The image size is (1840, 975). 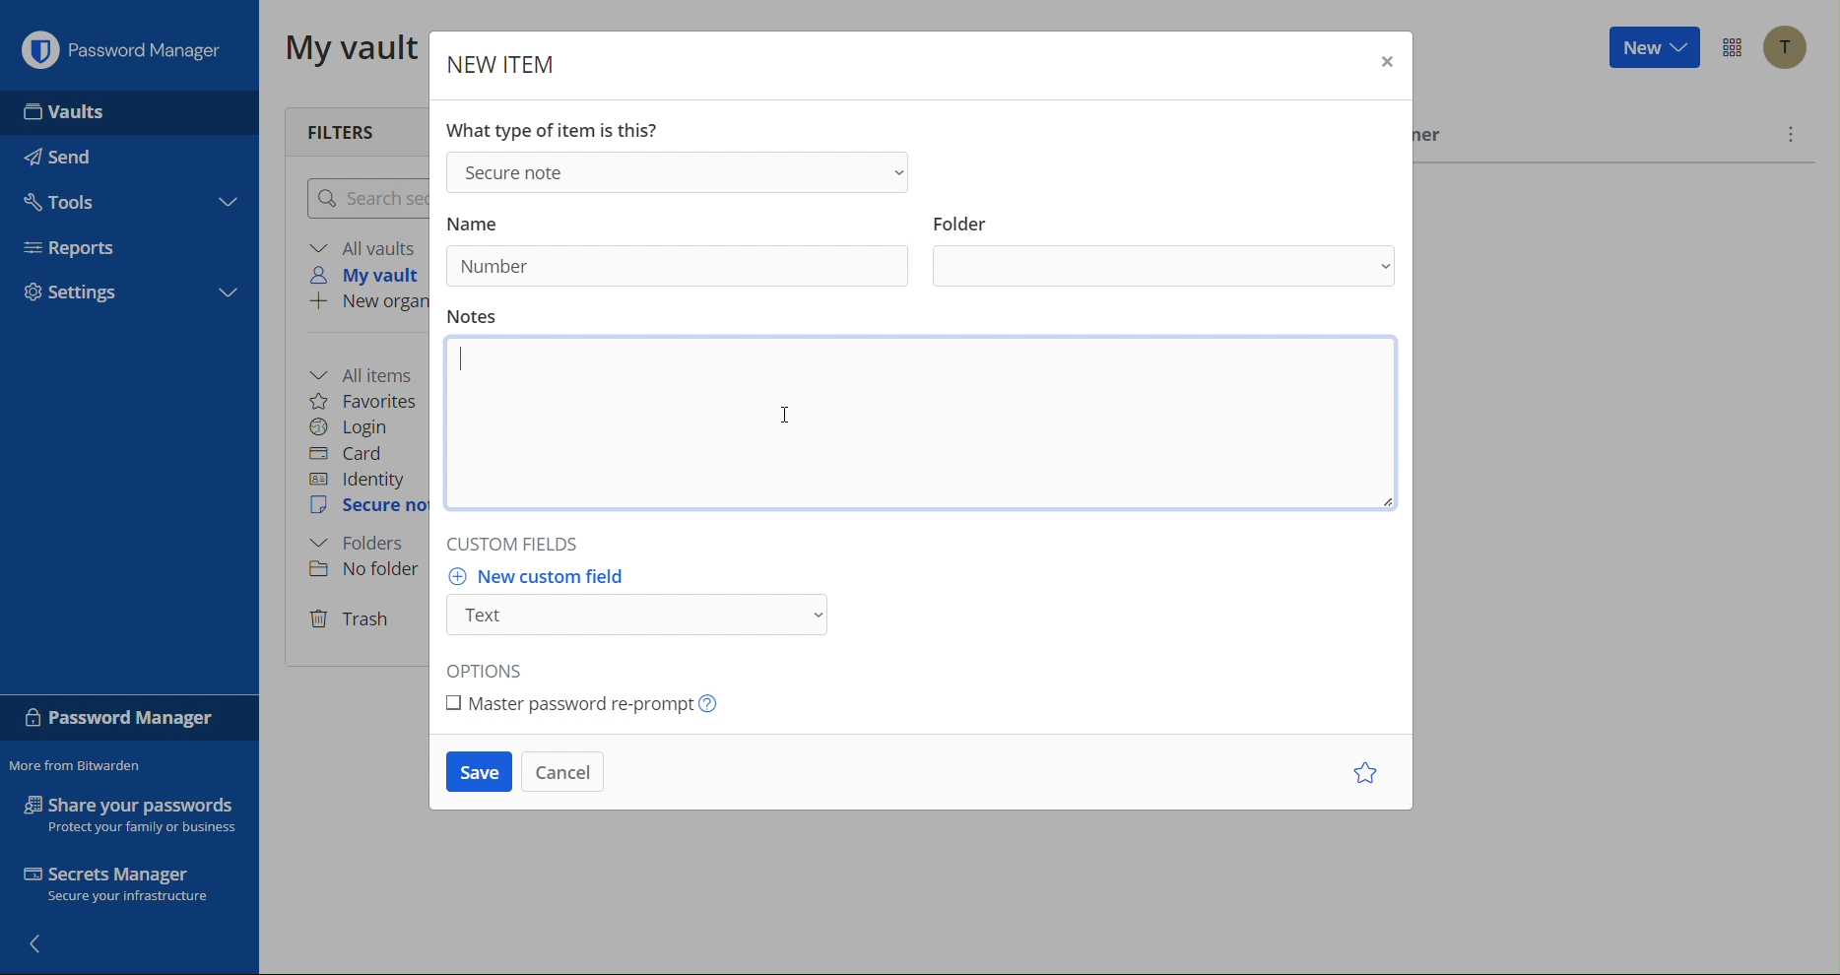 I want to click on Close, so click(x=1384, y=62).